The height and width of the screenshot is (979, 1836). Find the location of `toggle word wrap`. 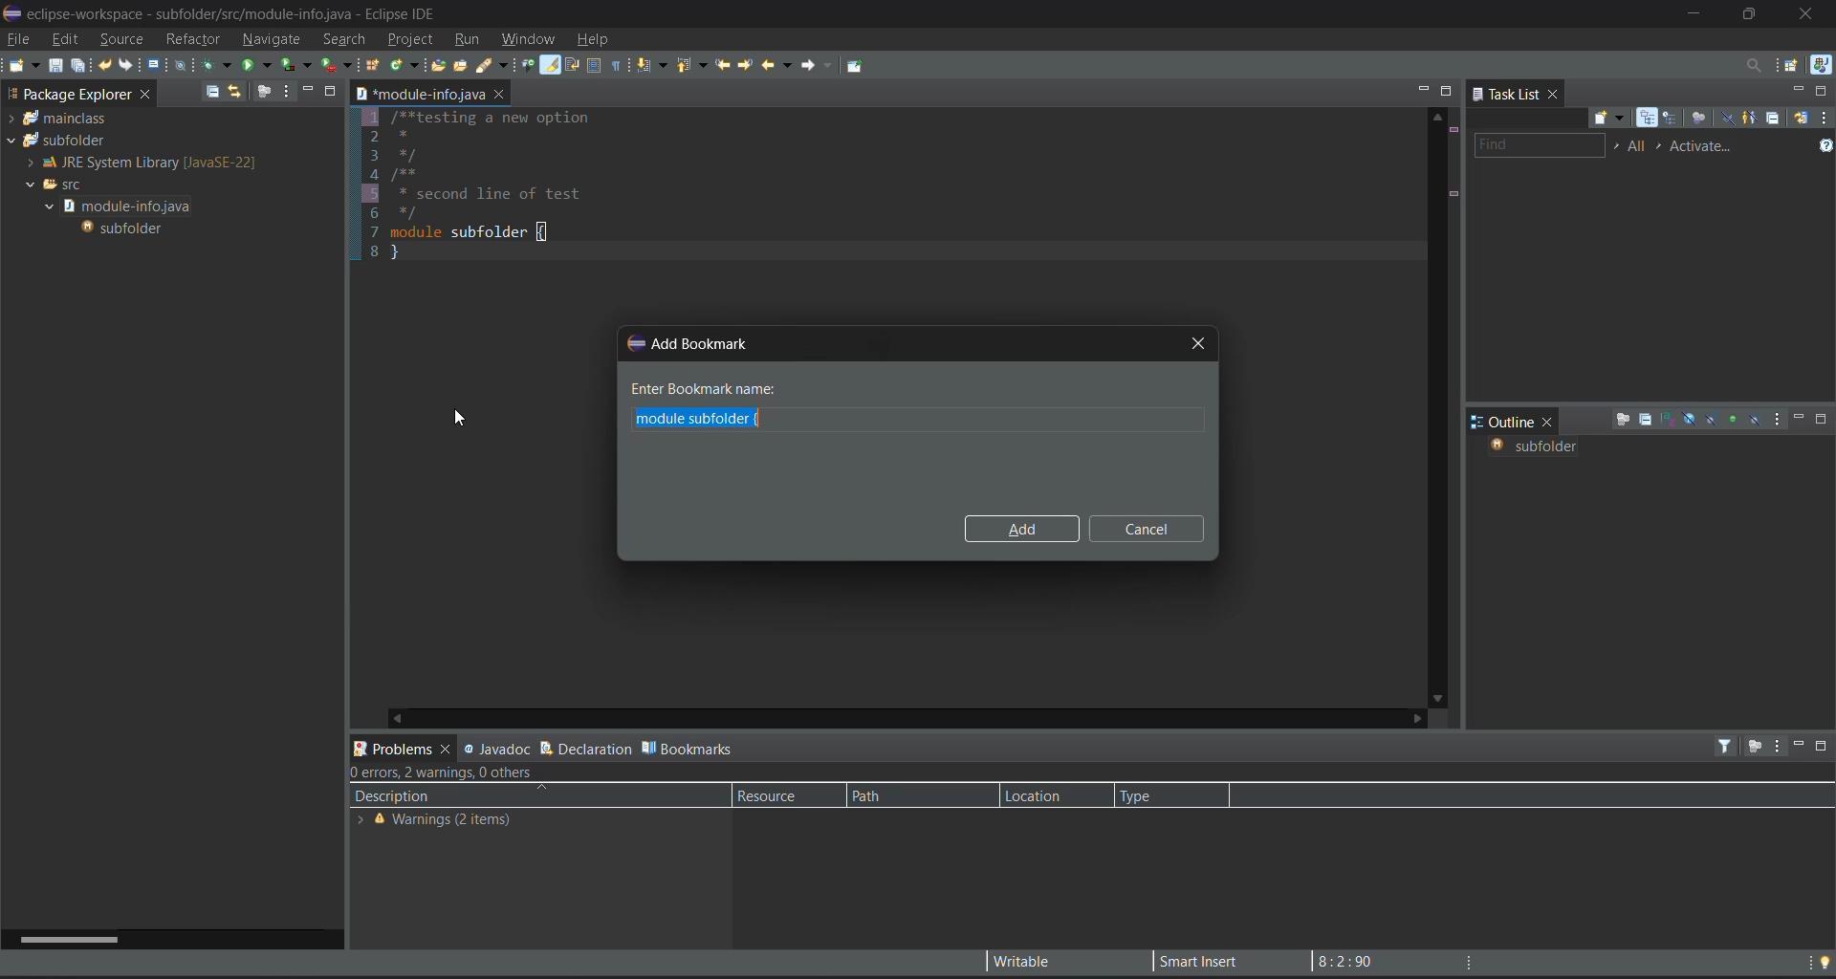

toggle word wrap is located at coordinates (573, 64).